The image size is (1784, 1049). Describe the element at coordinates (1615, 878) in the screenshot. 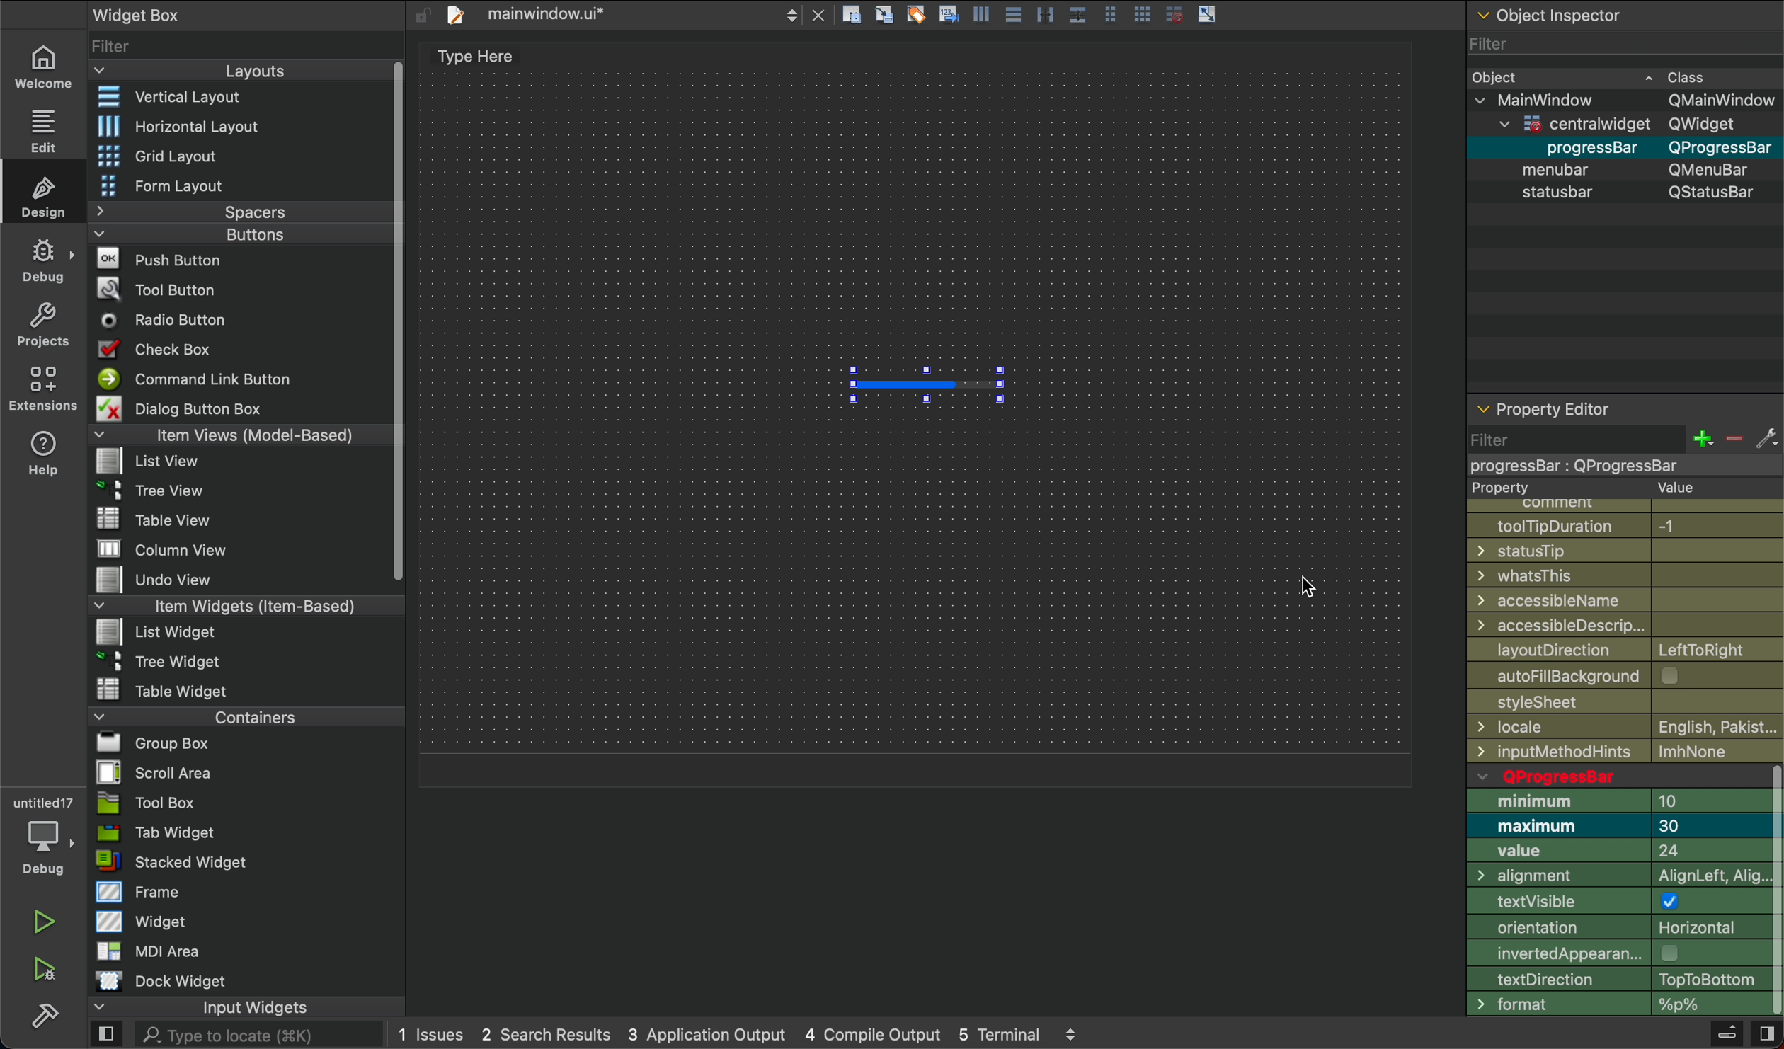

I see `Alignment` at that location.